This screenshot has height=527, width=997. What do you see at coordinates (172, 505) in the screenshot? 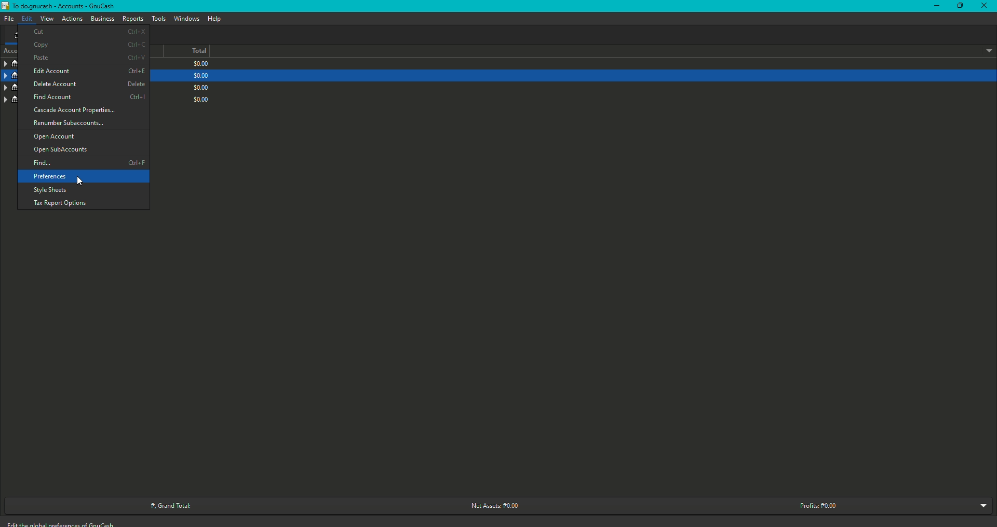
I see `Grand Total` at bounding box center [172, 505].